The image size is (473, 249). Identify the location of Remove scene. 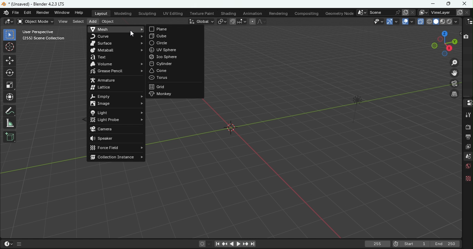
(412, 12).